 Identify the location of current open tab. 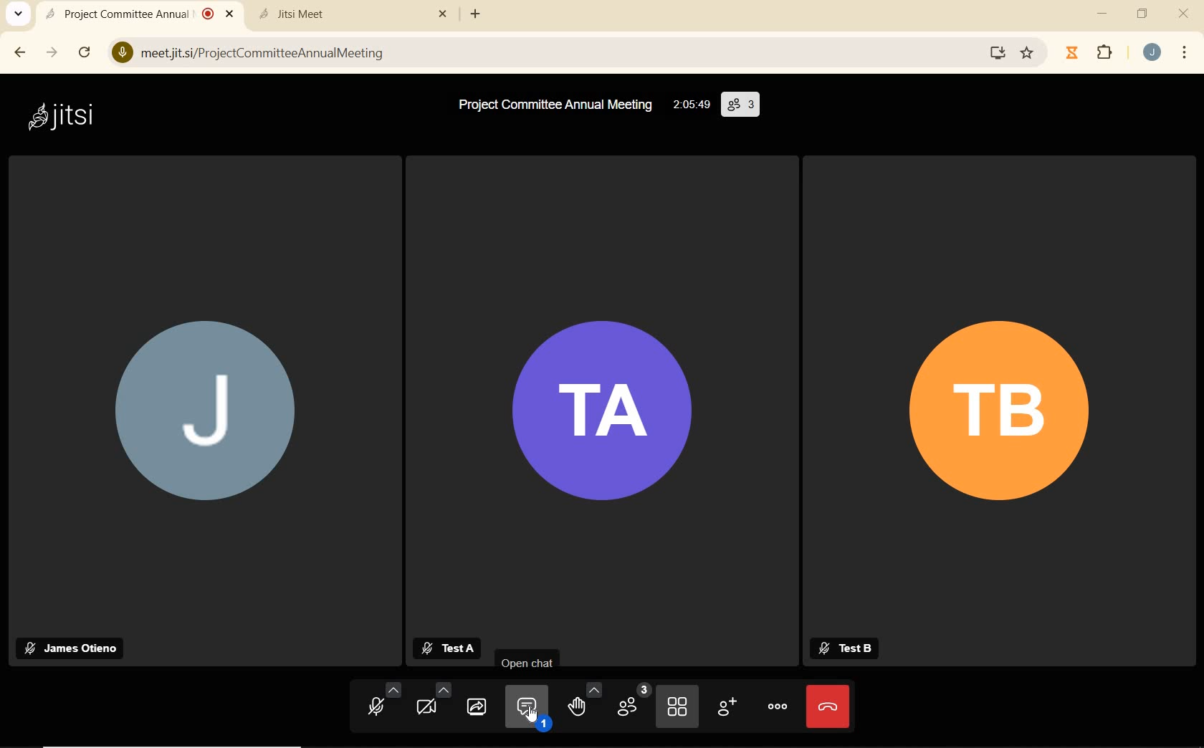
(128, 14).